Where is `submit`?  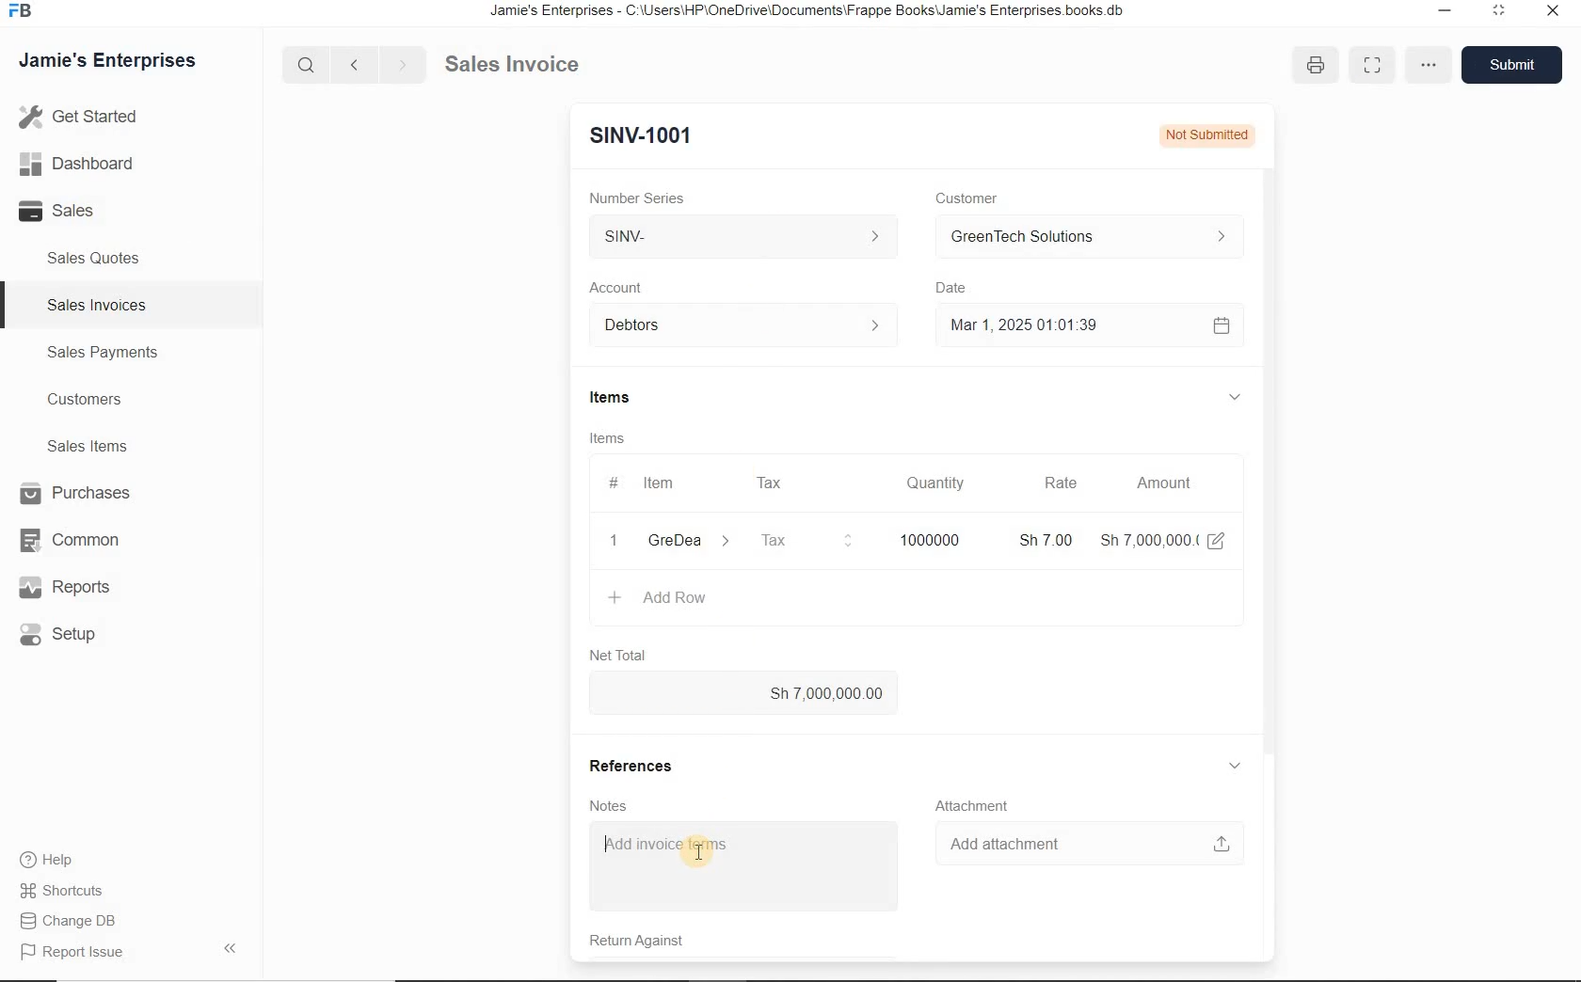
submit is located at coordinates (1514, 64).